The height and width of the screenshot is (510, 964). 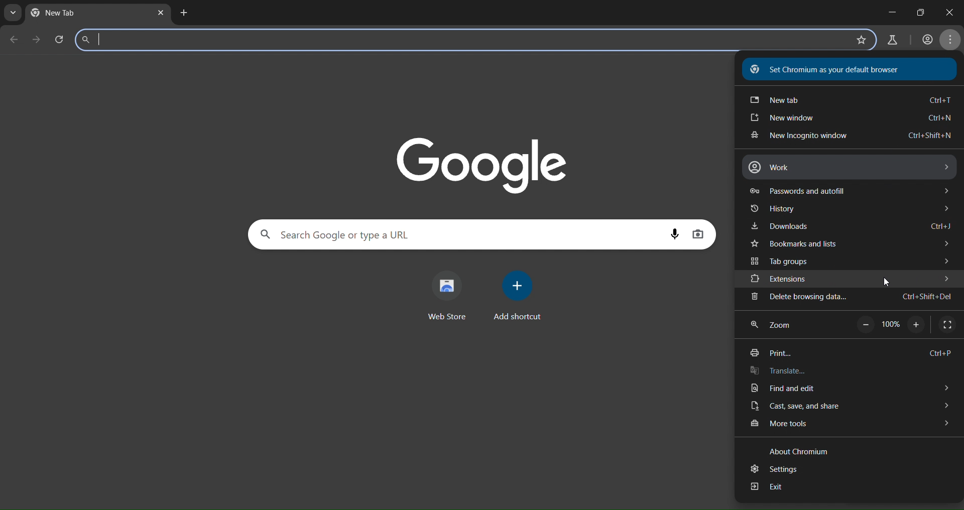 What do you see at coordinates (853, 298) in the screenshot?
I see `delete browsing data.` at bounding box center [853, 298].